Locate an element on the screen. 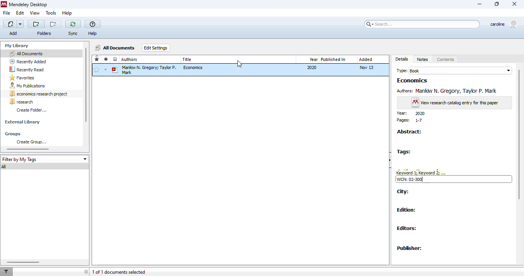 This screenshot has width=524, height=276. filter documents by author, tag or publication. is located at coordinates (6, 272).